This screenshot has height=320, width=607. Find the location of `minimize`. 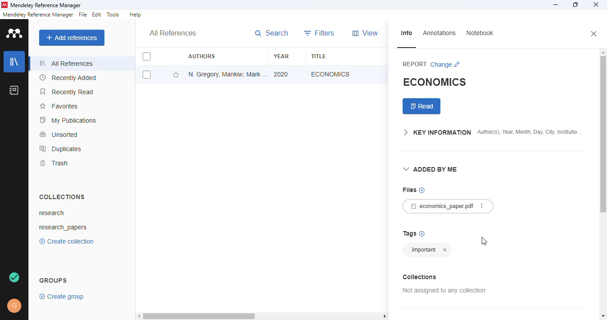

minimize is located at coordinates (556, 4).